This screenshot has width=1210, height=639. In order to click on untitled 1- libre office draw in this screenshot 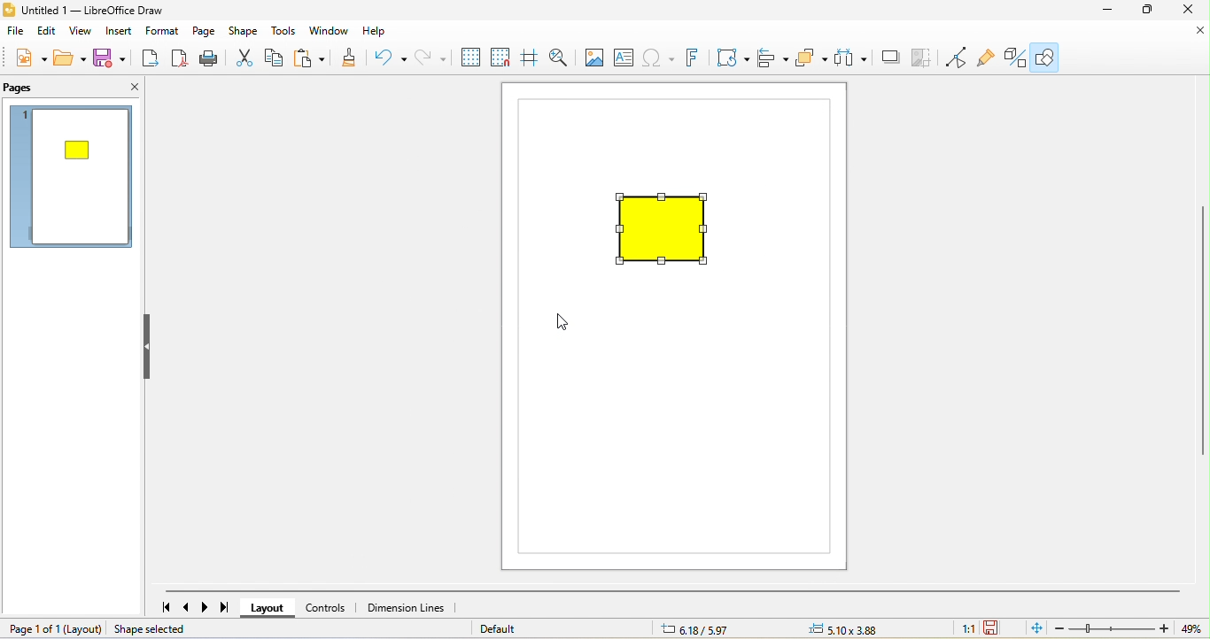, I will do `click(106, 10)`.